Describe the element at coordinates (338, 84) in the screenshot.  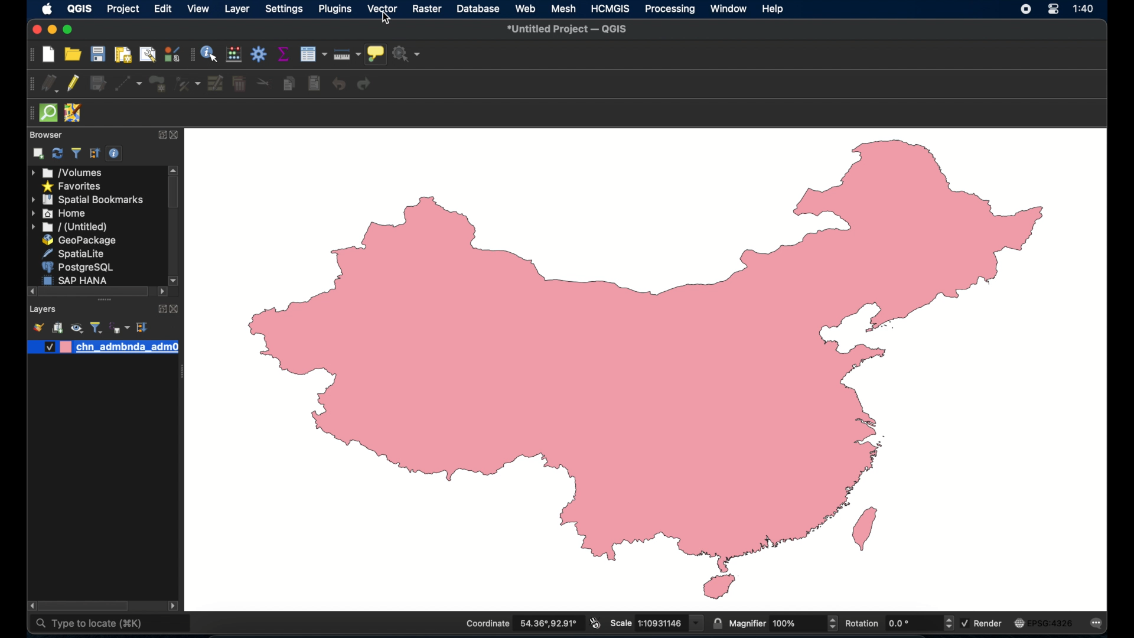
I see `undo` at that location.